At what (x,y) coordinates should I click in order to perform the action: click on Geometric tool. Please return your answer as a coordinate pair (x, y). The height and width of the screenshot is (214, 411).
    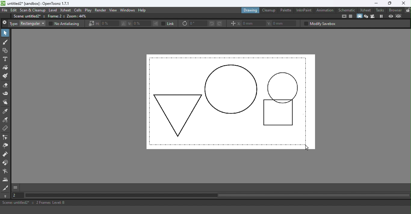
    Looking at the image, I should click on (5, 50).